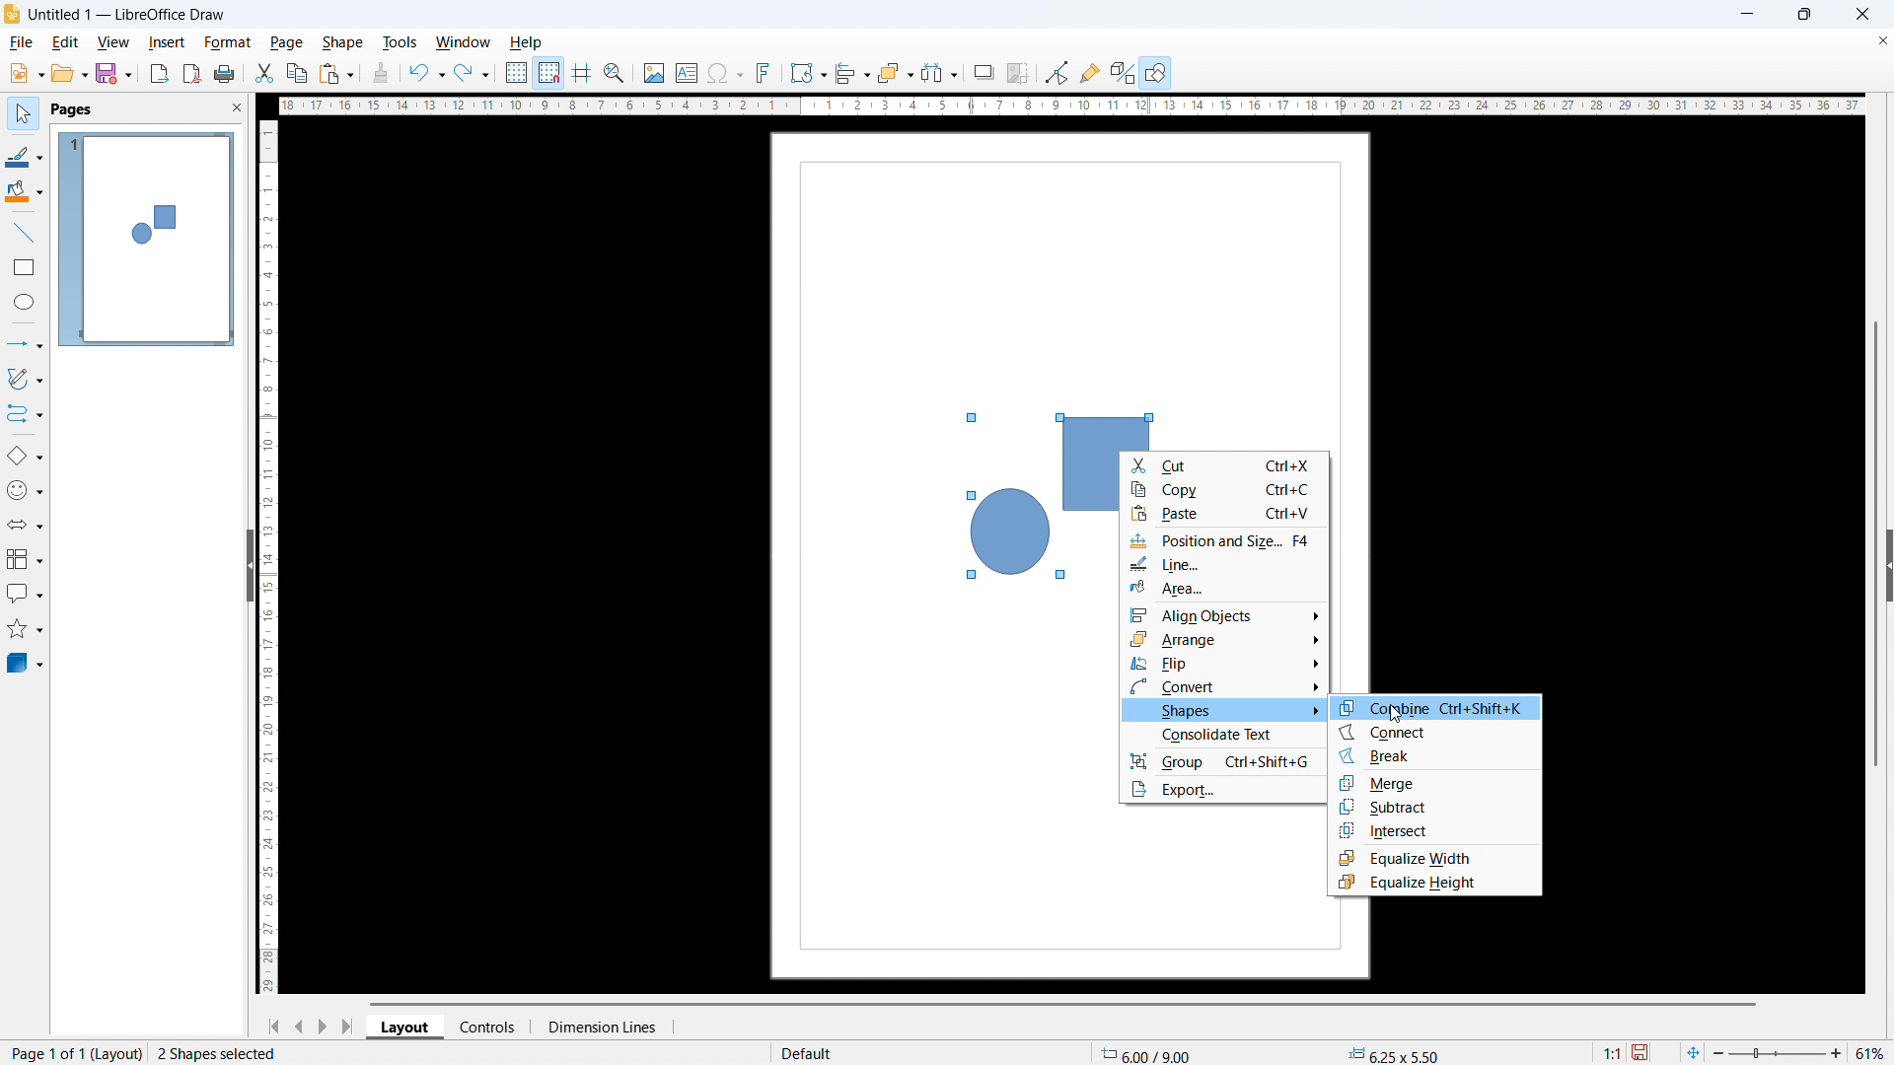  Describe the element at coordinates (807, 74) in the screenshot. I see `transformation` at that location.